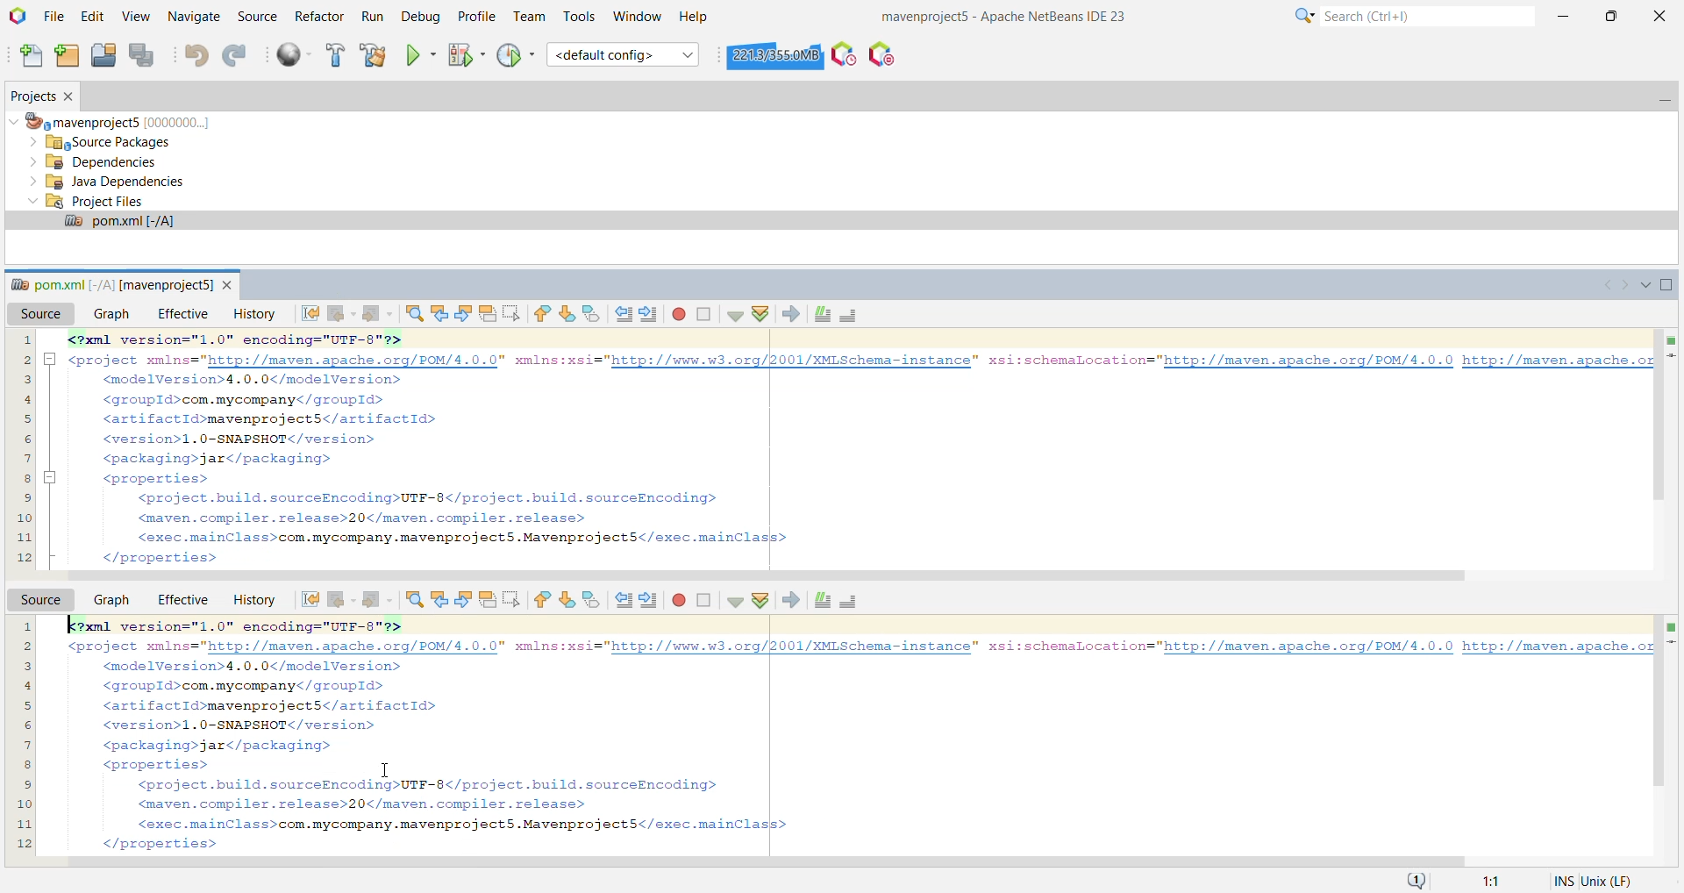 Image resolution: width=1684 pixels, height=893 pixels. Describe the element at coordinates (624, 54) in the screenshot. I see `Set Project Configuration` at that location.